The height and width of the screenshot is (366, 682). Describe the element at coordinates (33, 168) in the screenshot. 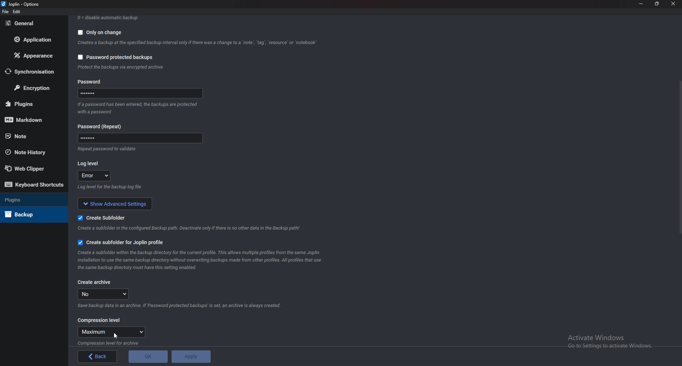

I see `Web Clipper` at that location.